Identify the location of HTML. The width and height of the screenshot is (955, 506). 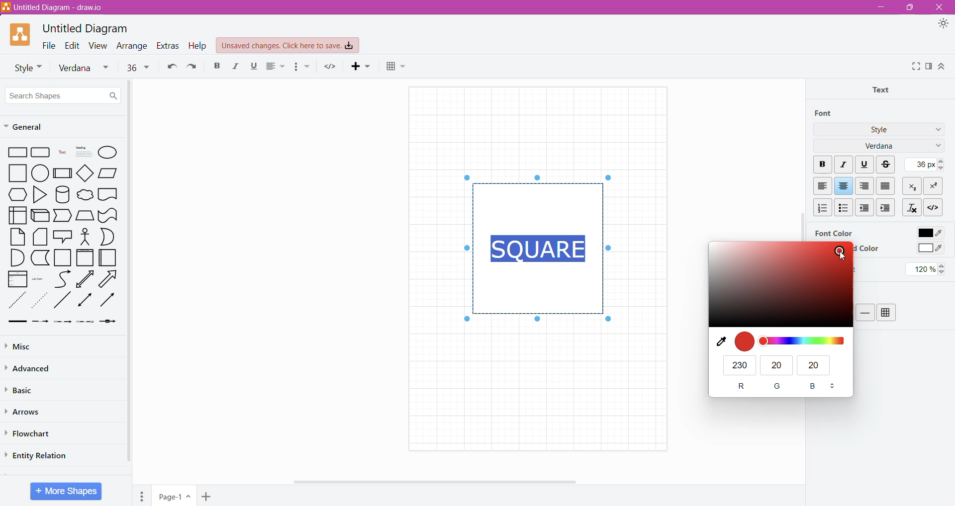
(932, 206).